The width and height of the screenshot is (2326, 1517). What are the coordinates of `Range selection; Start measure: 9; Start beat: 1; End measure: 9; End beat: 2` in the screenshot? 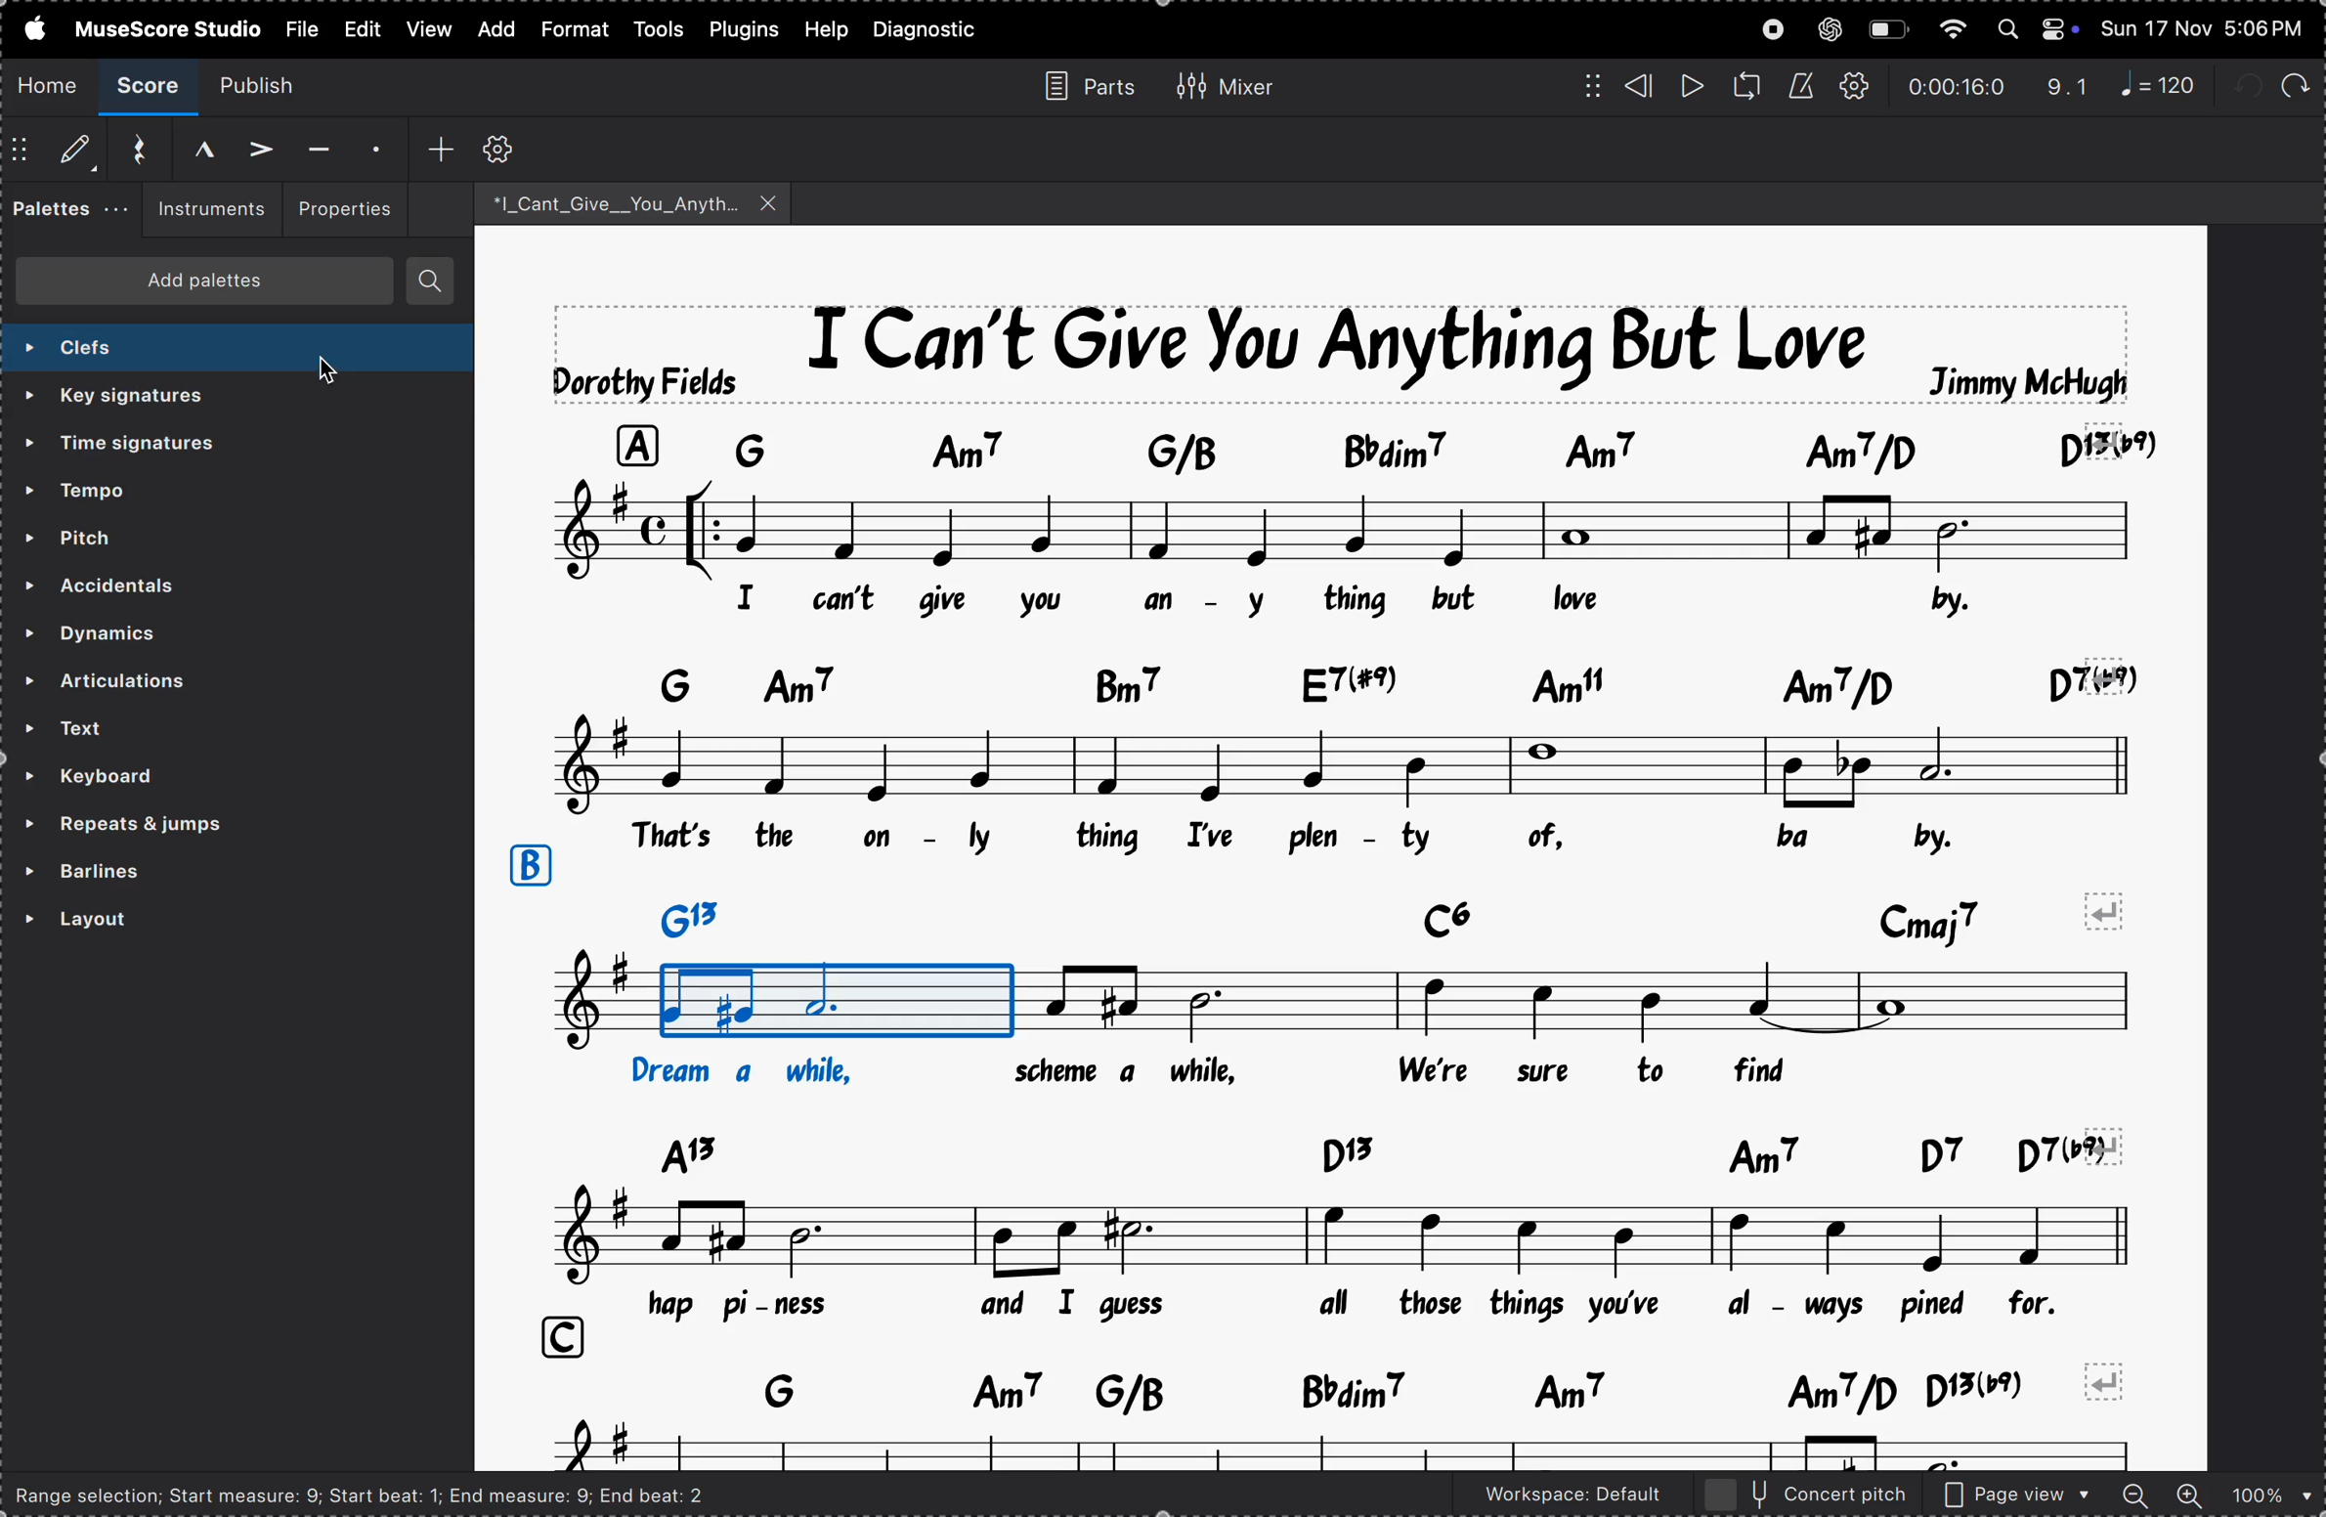 It's located at (377, 1494).